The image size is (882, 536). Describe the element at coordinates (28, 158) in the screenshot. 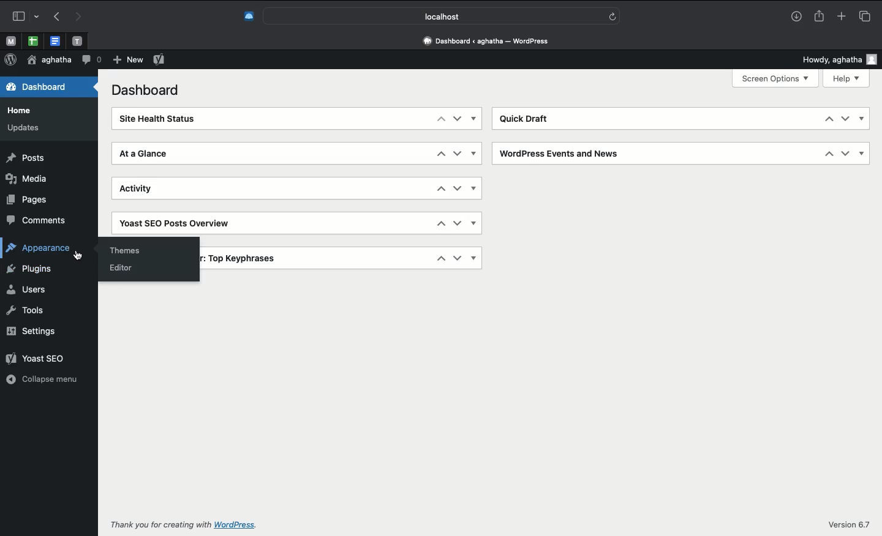

I see `Posts` at that location.